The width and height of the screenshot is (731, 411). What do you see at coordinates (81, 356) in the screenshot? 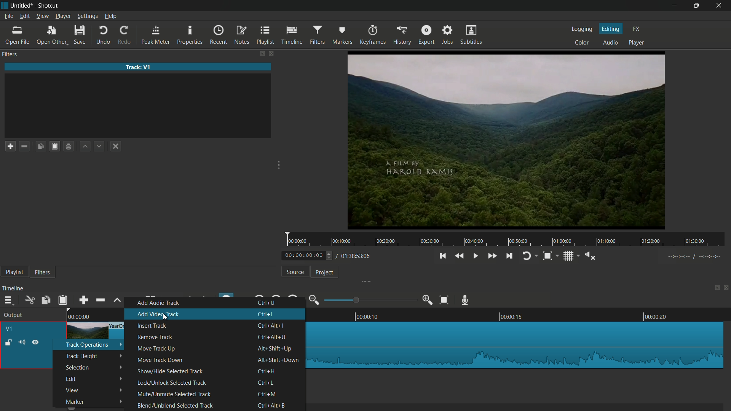
I see `track height` at bounding box center [81, 356].